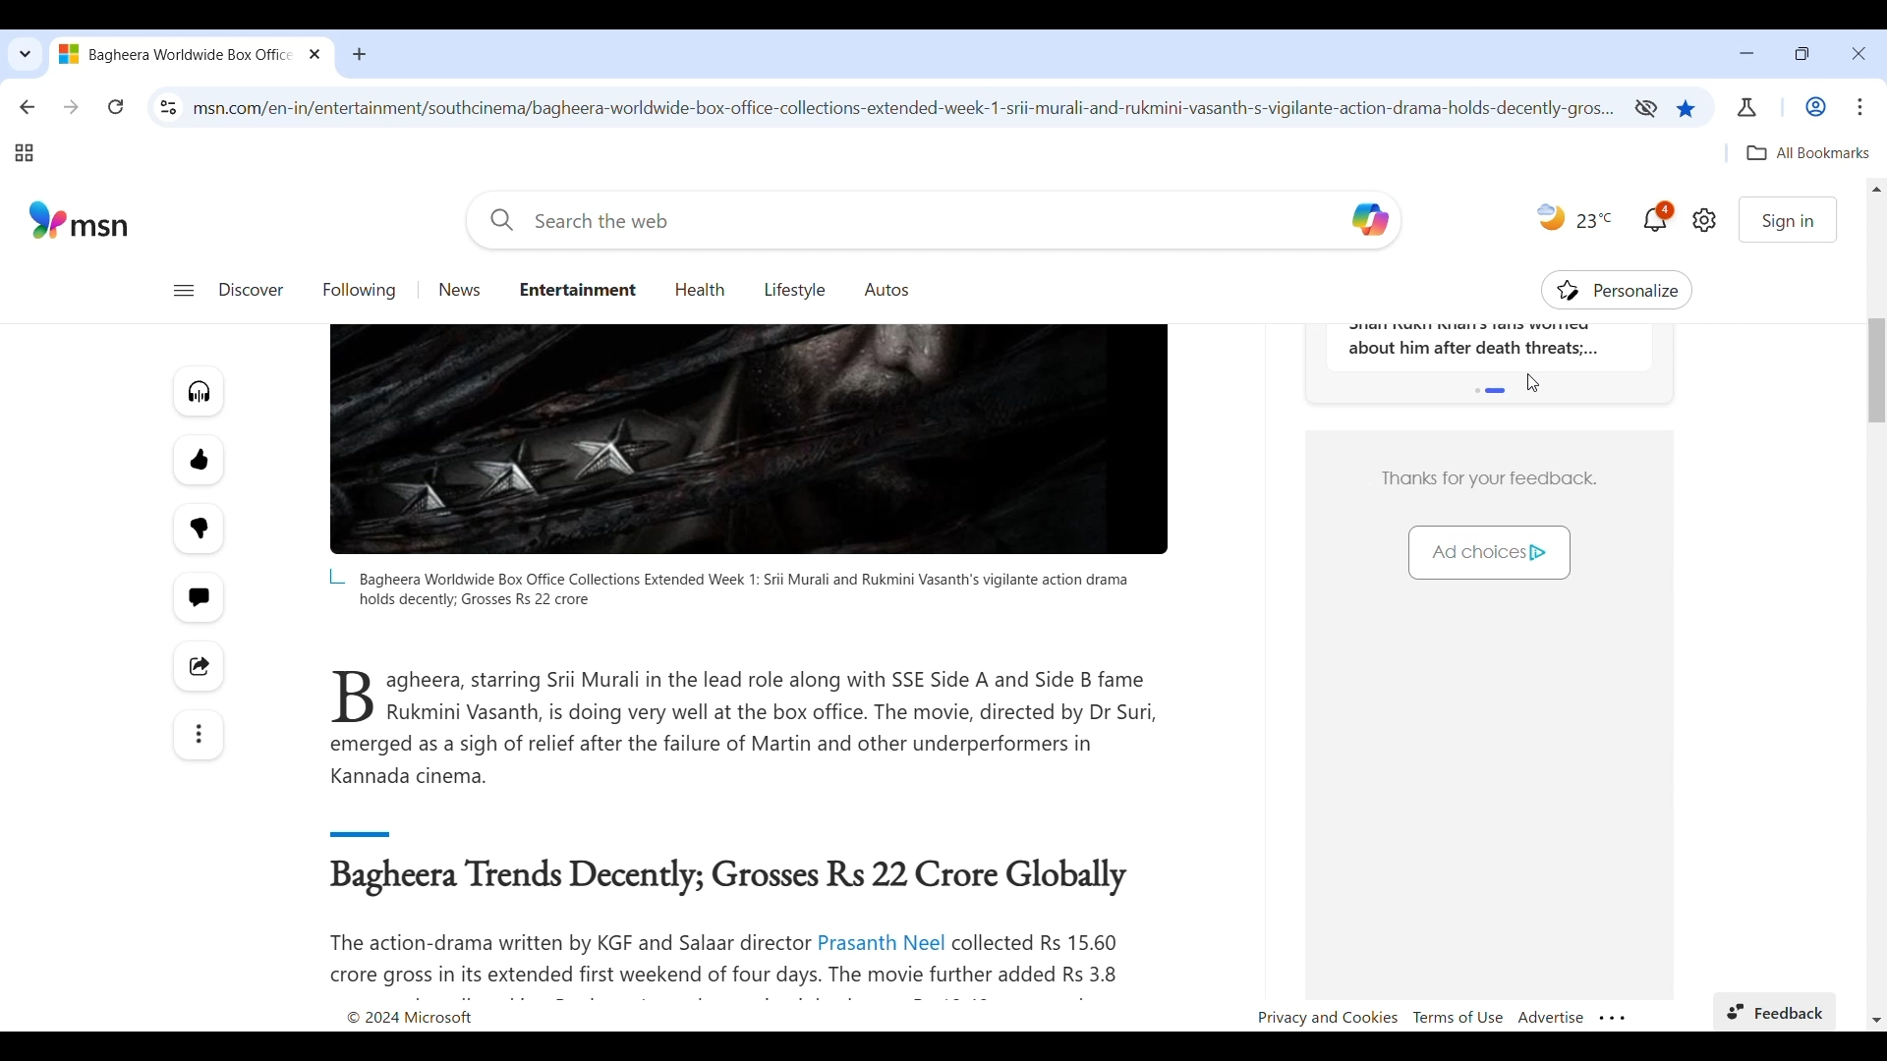 This screenshot has height=1061, width=1887. What do you see at coordinates (701, 291) in the screenshot?
I see `Go to health page` at bounding box center [701, 291].